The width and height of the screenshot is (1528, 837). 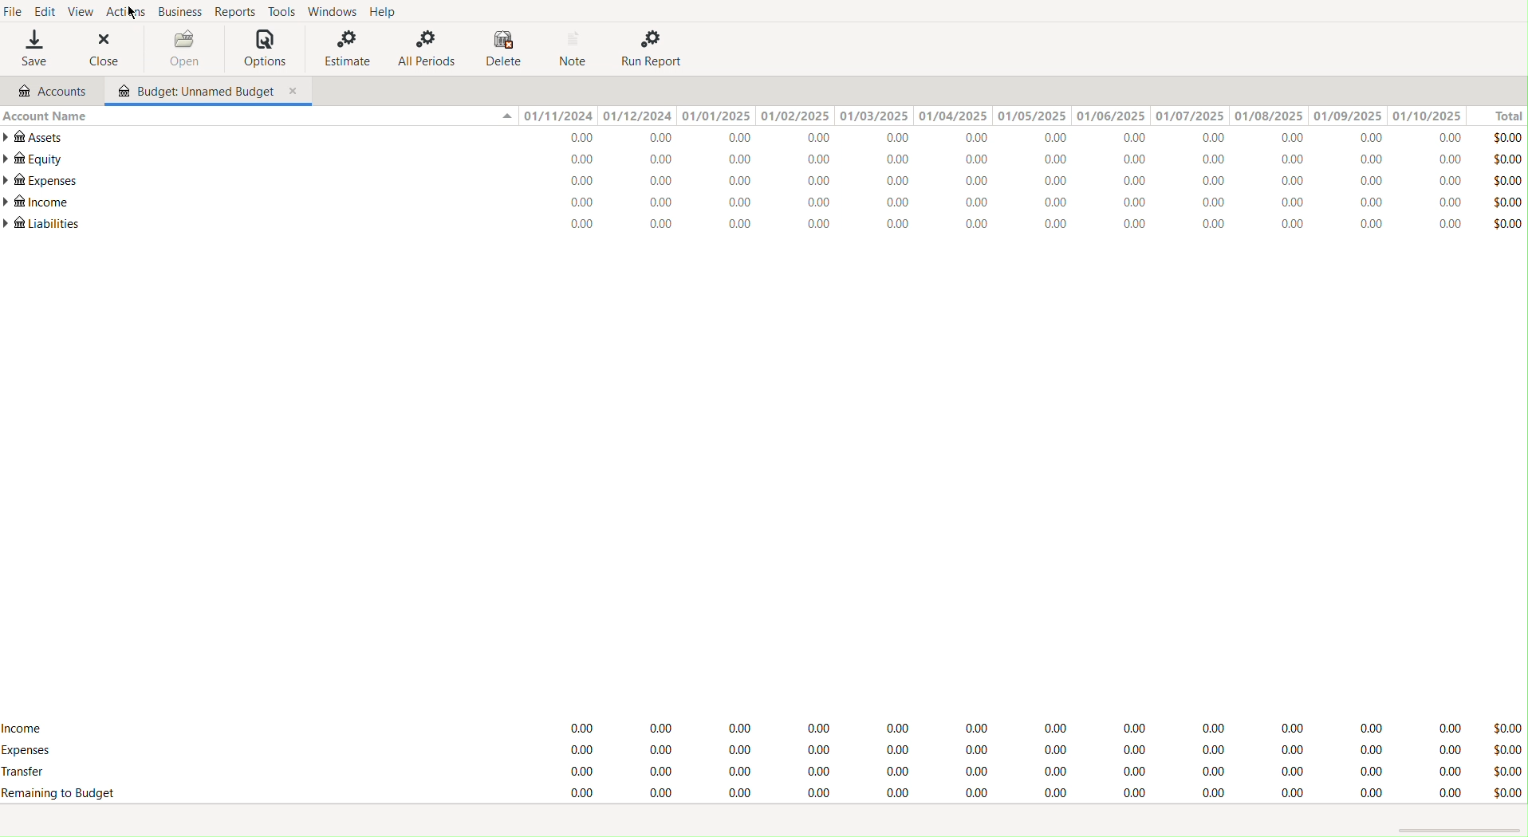 What do you see at coordinates (192, 92) in the screenshot?
I see `Budget: Unnamed Budget` at bounding box center [192, 92].